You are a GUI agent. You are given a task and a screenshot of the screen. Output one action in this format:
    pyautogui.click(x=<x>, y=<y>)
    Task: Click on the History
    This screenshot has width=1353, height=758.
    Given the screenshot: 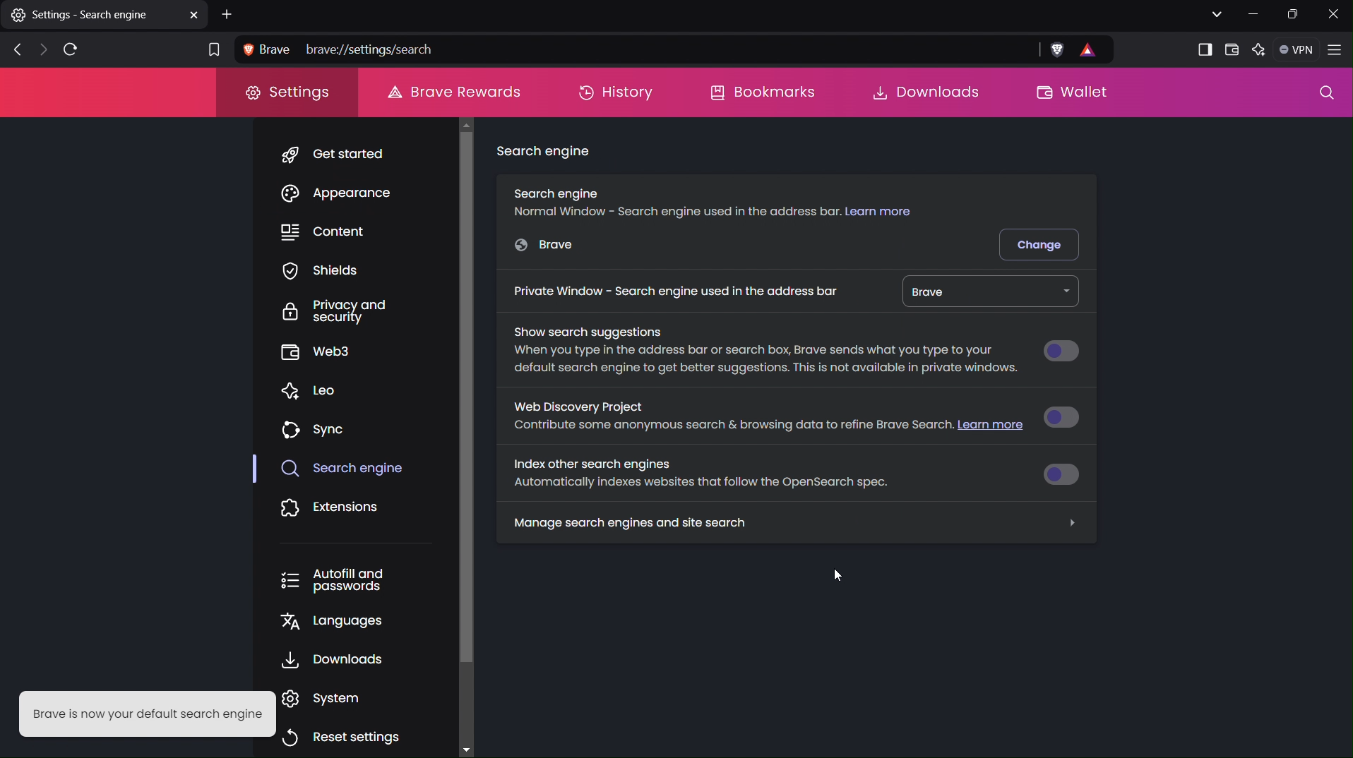 What is the action you would take?
    pyautogui.click(x=616, y=92)
    